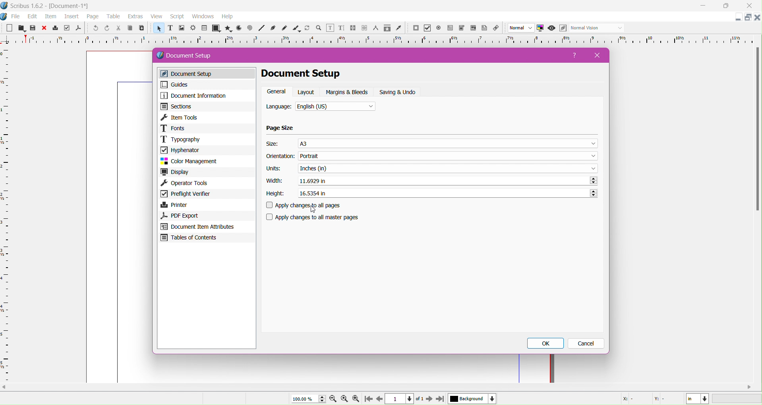 The width and height of the screenshot is (762, 405). I want to click on view menu, so click(157, 17).